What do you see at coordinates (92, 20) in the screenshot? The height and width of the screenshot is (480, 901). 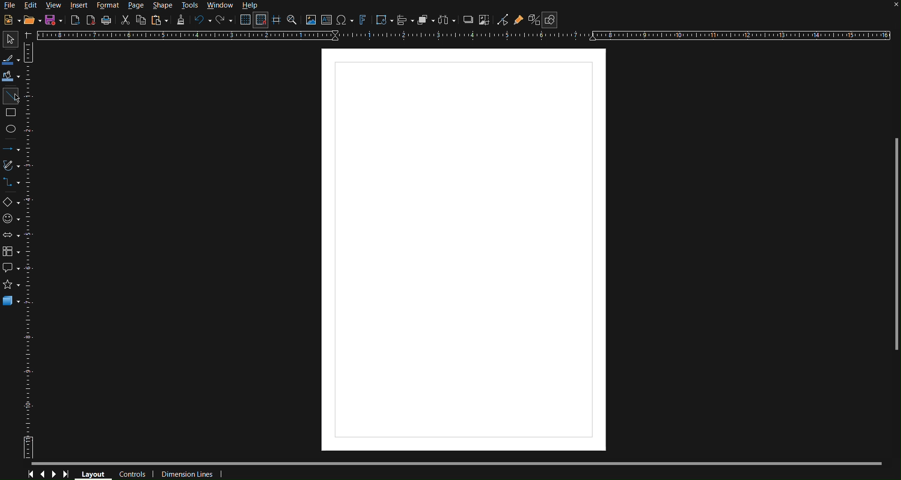 I see `Export PDF` at bounding box center [92, 20].